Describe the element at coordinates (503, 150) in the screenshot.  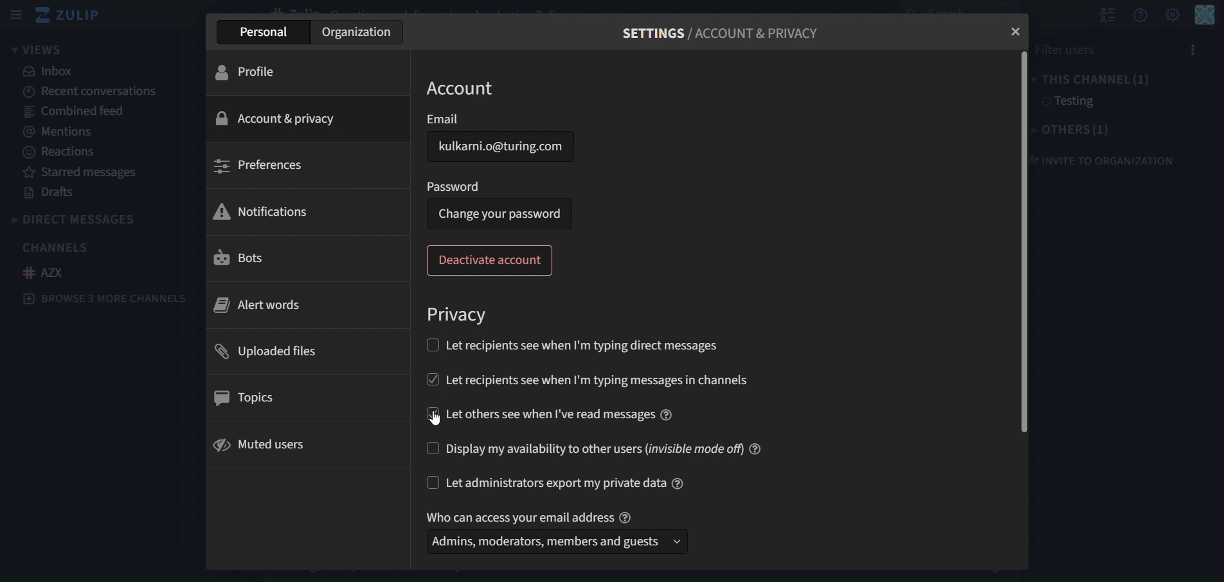
I see `kulkarni.o@turing.com` at that location.